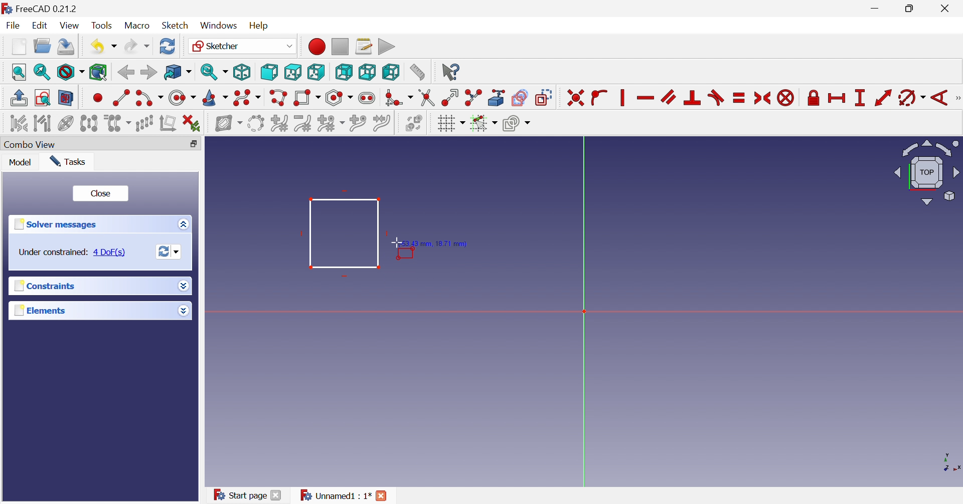 The width and height of the screenshot is (963, 504). What do you see at coordinates (42, 46) in the screenshot?
I see `Open` at bounding box center [42, 46].